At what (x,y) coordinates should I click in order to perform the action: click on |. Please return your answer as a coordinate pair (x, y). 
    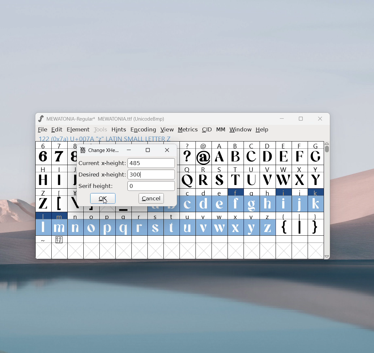
    Looking at the image, I should click on (300, 225).